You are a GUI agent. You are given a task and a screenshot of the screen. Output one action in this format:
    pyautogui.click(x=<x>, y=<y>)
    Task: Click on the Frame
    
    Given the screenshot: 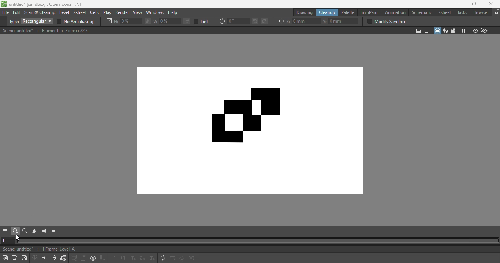 What is the action you would take?
    pyautogui.click(x=52, y=31)
    